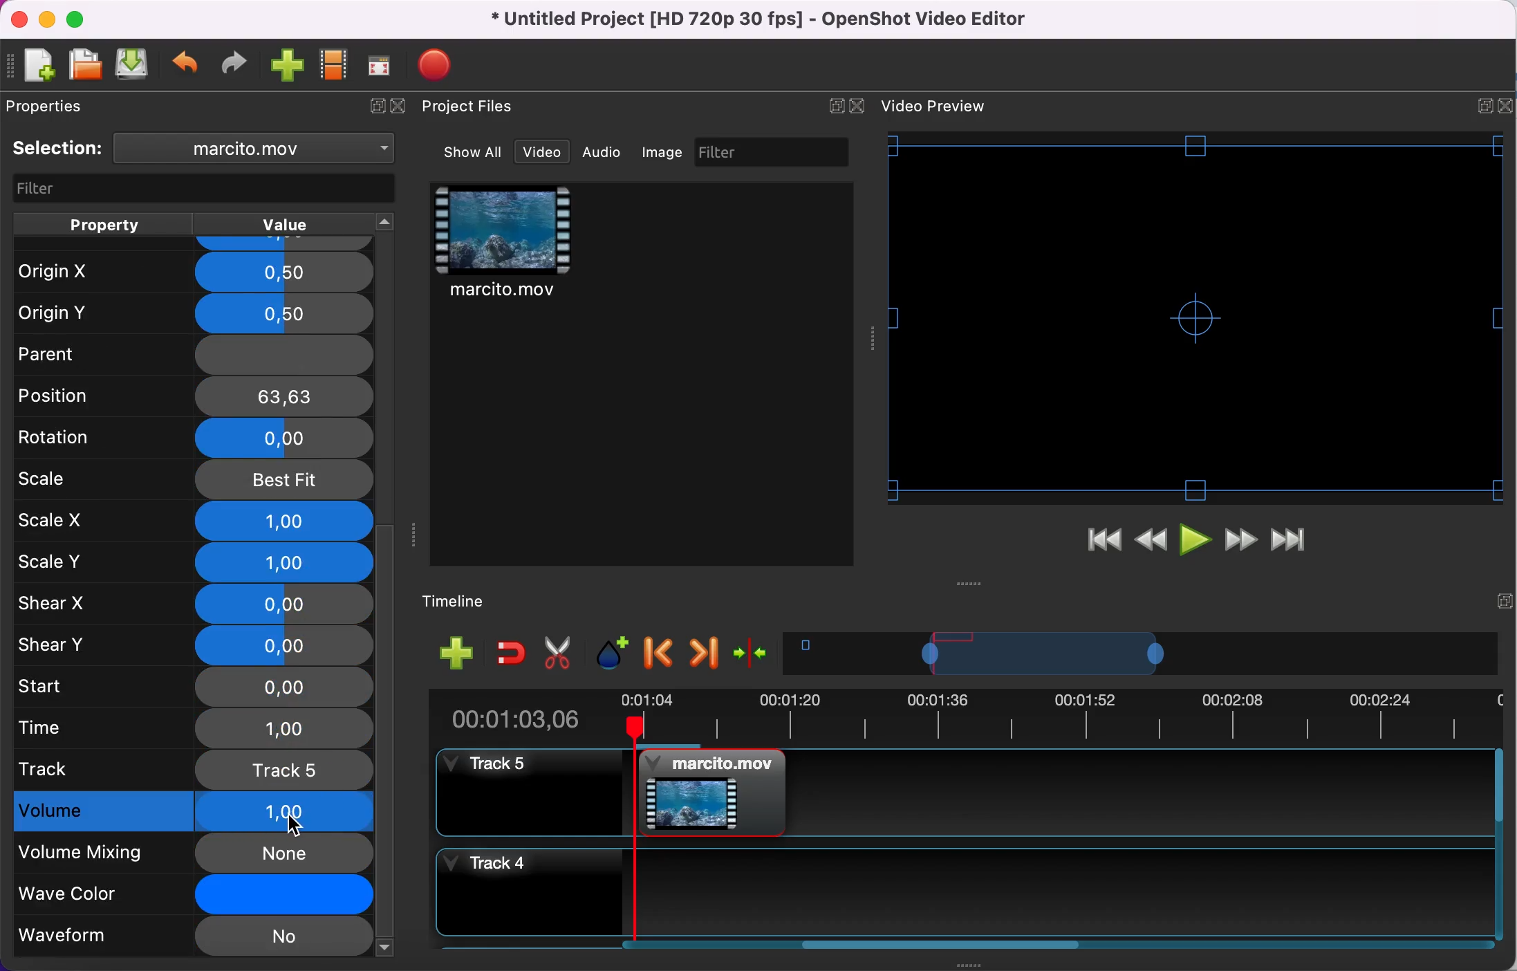  Describe the element at coordinates (615, 654) in the screenshot. I see `add marker` at that location.